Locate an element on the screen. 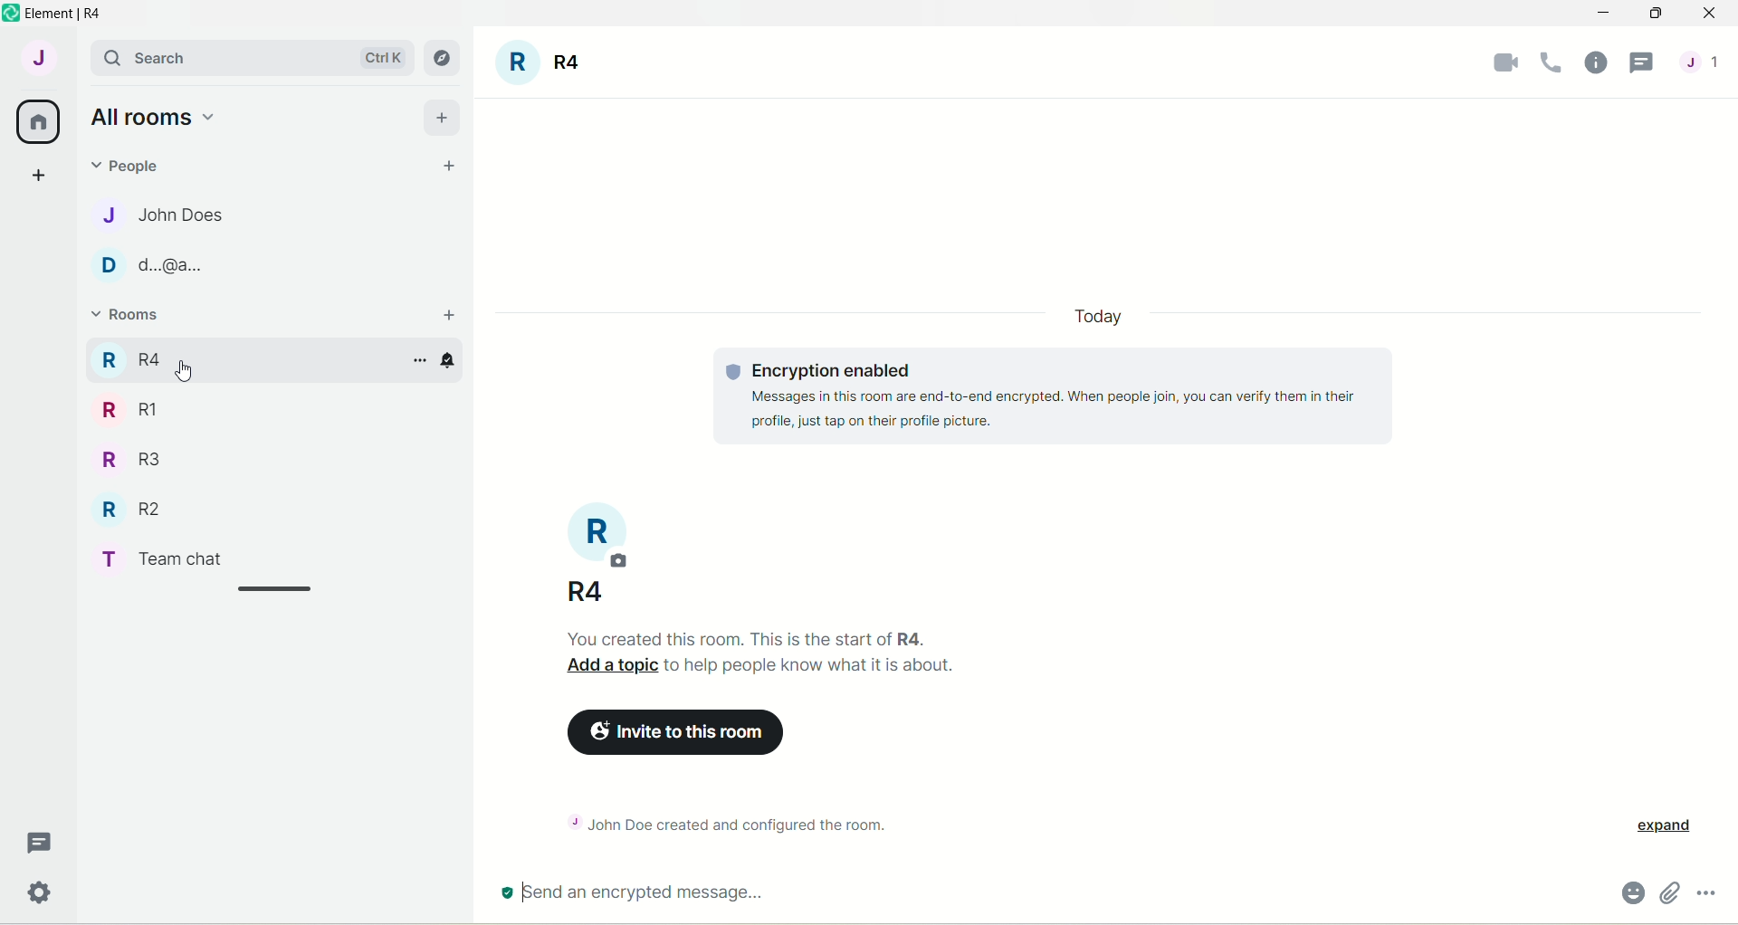  J John Does is located at coordinates (146, 215).